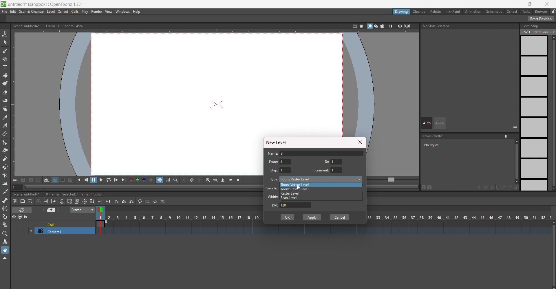 This screenshot has height=289, width=556. I want to click on hand tool, so click(5, 250).